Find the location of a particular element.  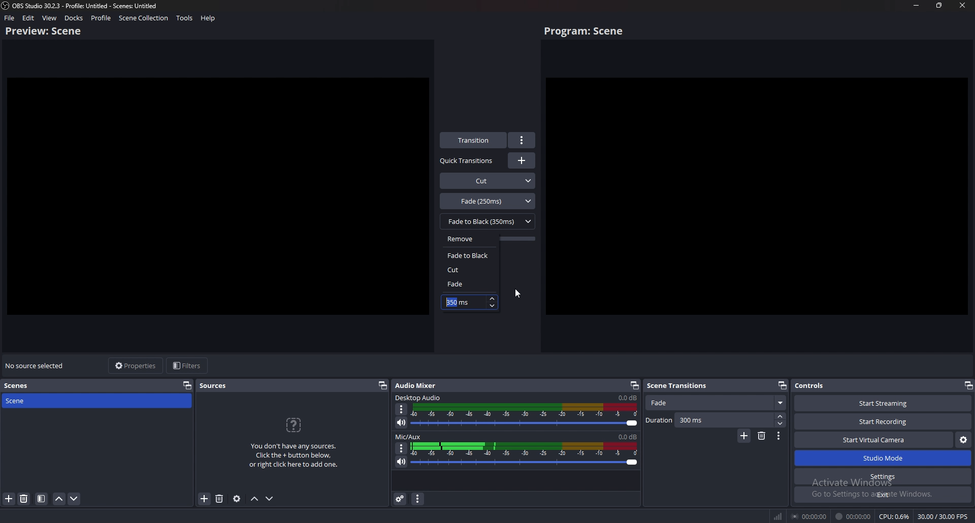

network is located at coordinates (776, 516).